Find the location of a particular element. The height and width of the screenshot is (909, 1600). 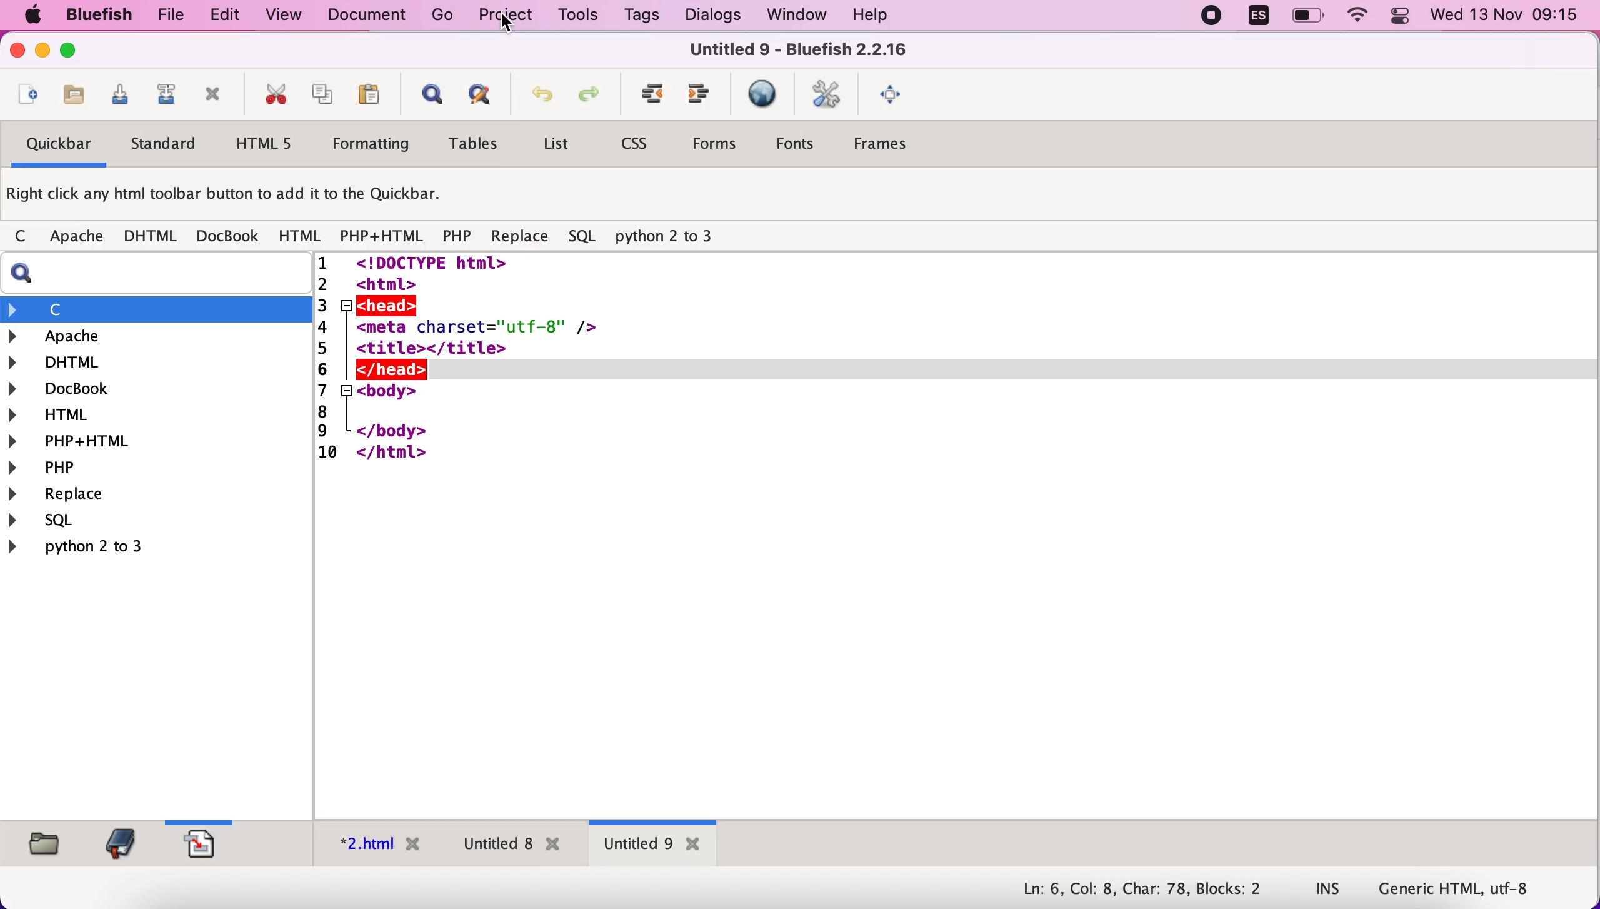

frames is located at coordinates (893, 148).